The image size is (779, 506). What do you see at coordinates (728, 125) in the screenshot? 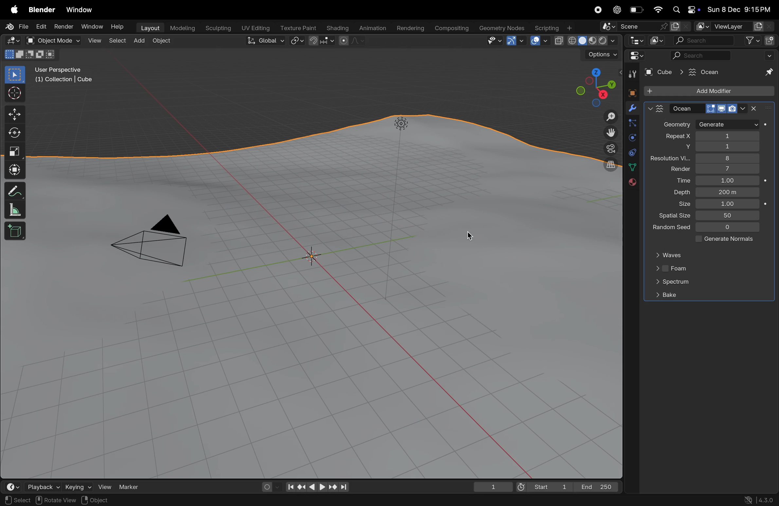
I see `generate` at bounding box center [728, 125].